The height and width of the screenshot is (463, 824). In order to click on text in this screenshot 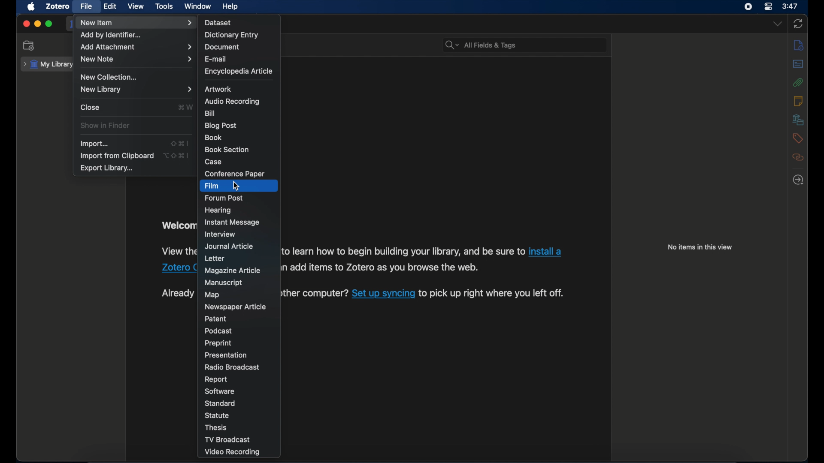, I will do `click(382, 267)`.